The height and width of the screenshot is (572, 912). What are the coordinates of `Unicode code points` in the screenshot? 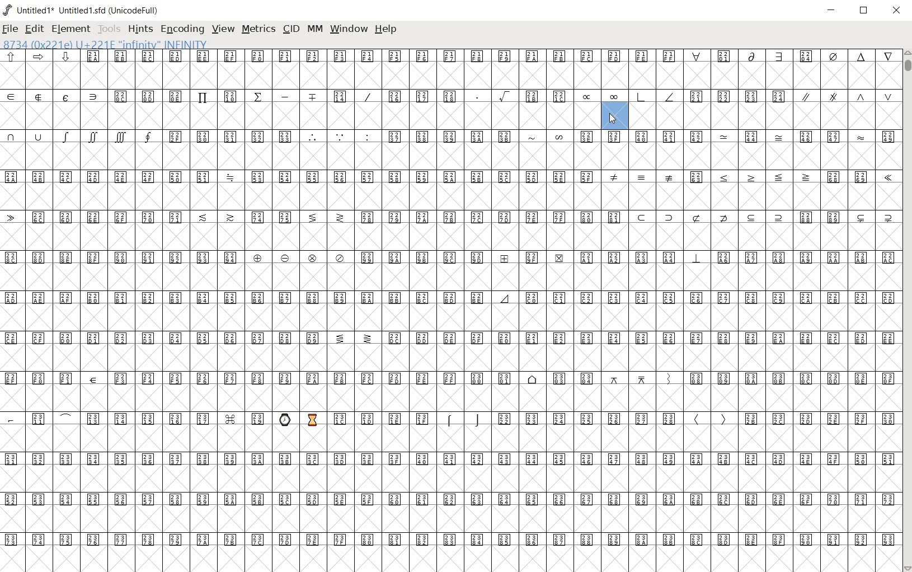 It's located at (340, 96).